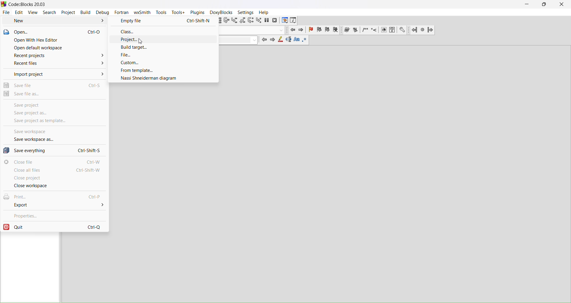  I want to click on cursor, so click(138, 42).